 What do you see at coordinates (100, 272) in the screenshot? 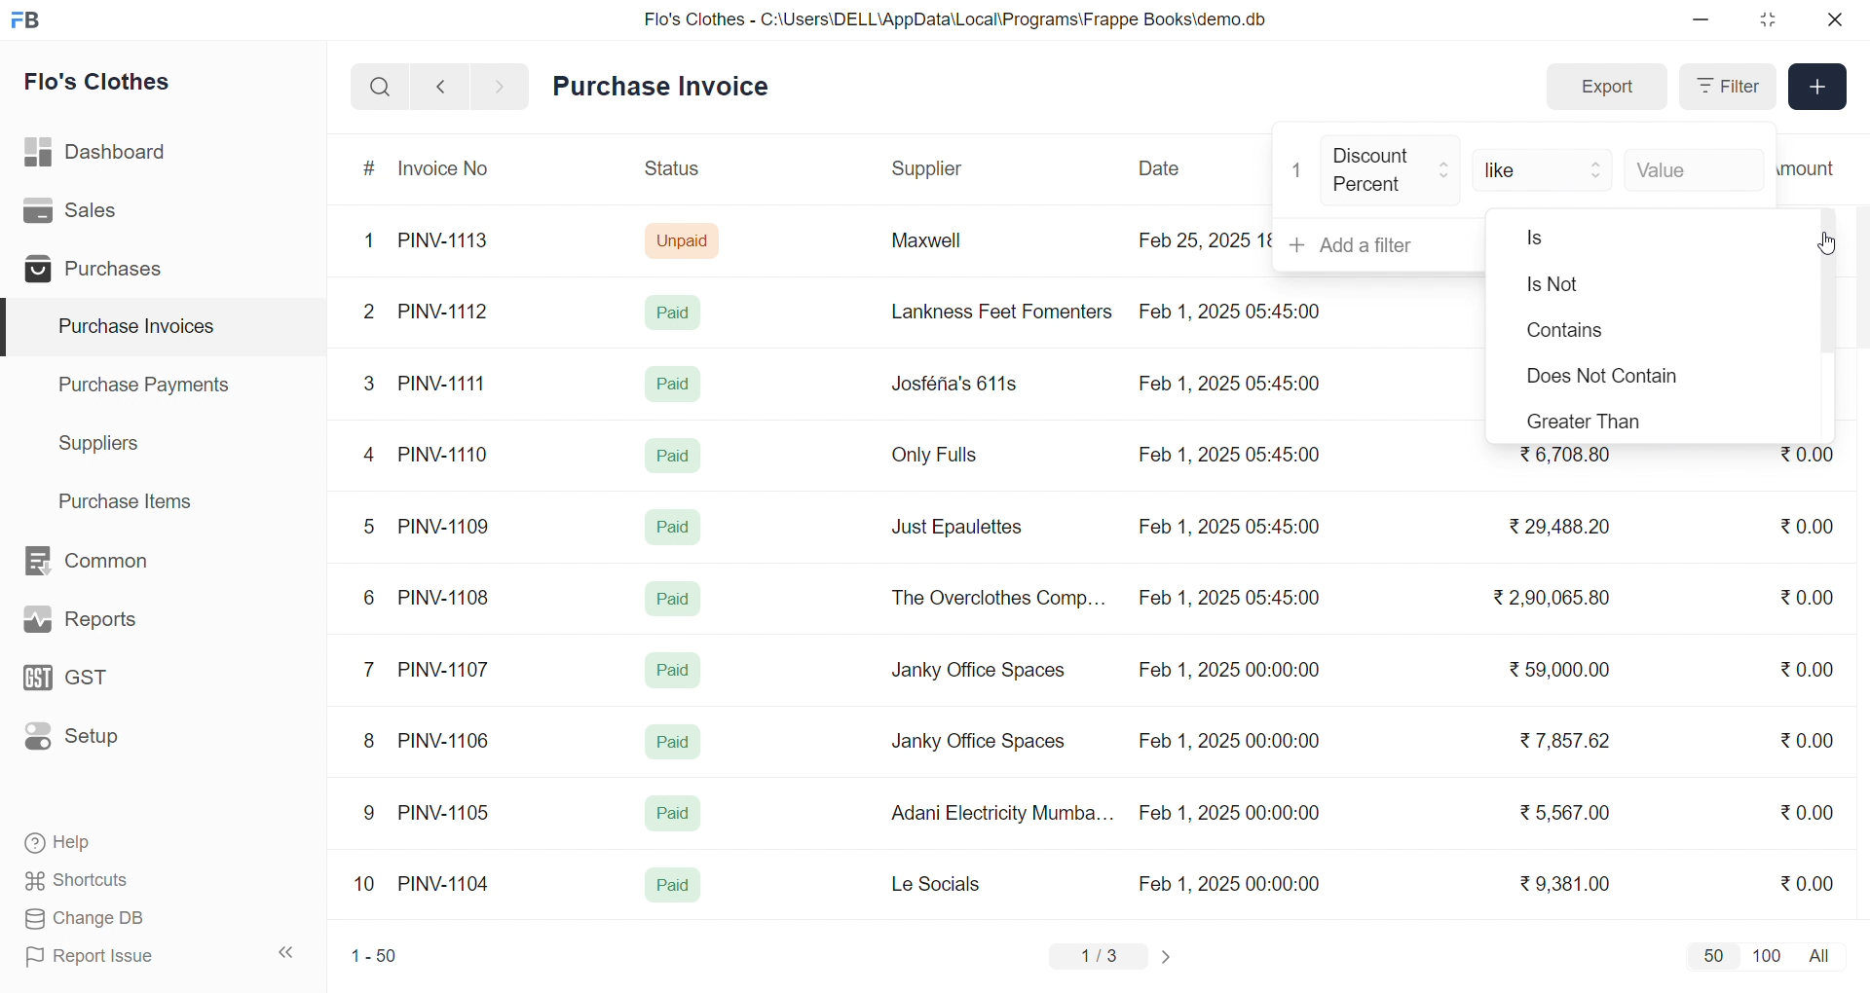
I see `Purchases` at bounding box center [100, 272].